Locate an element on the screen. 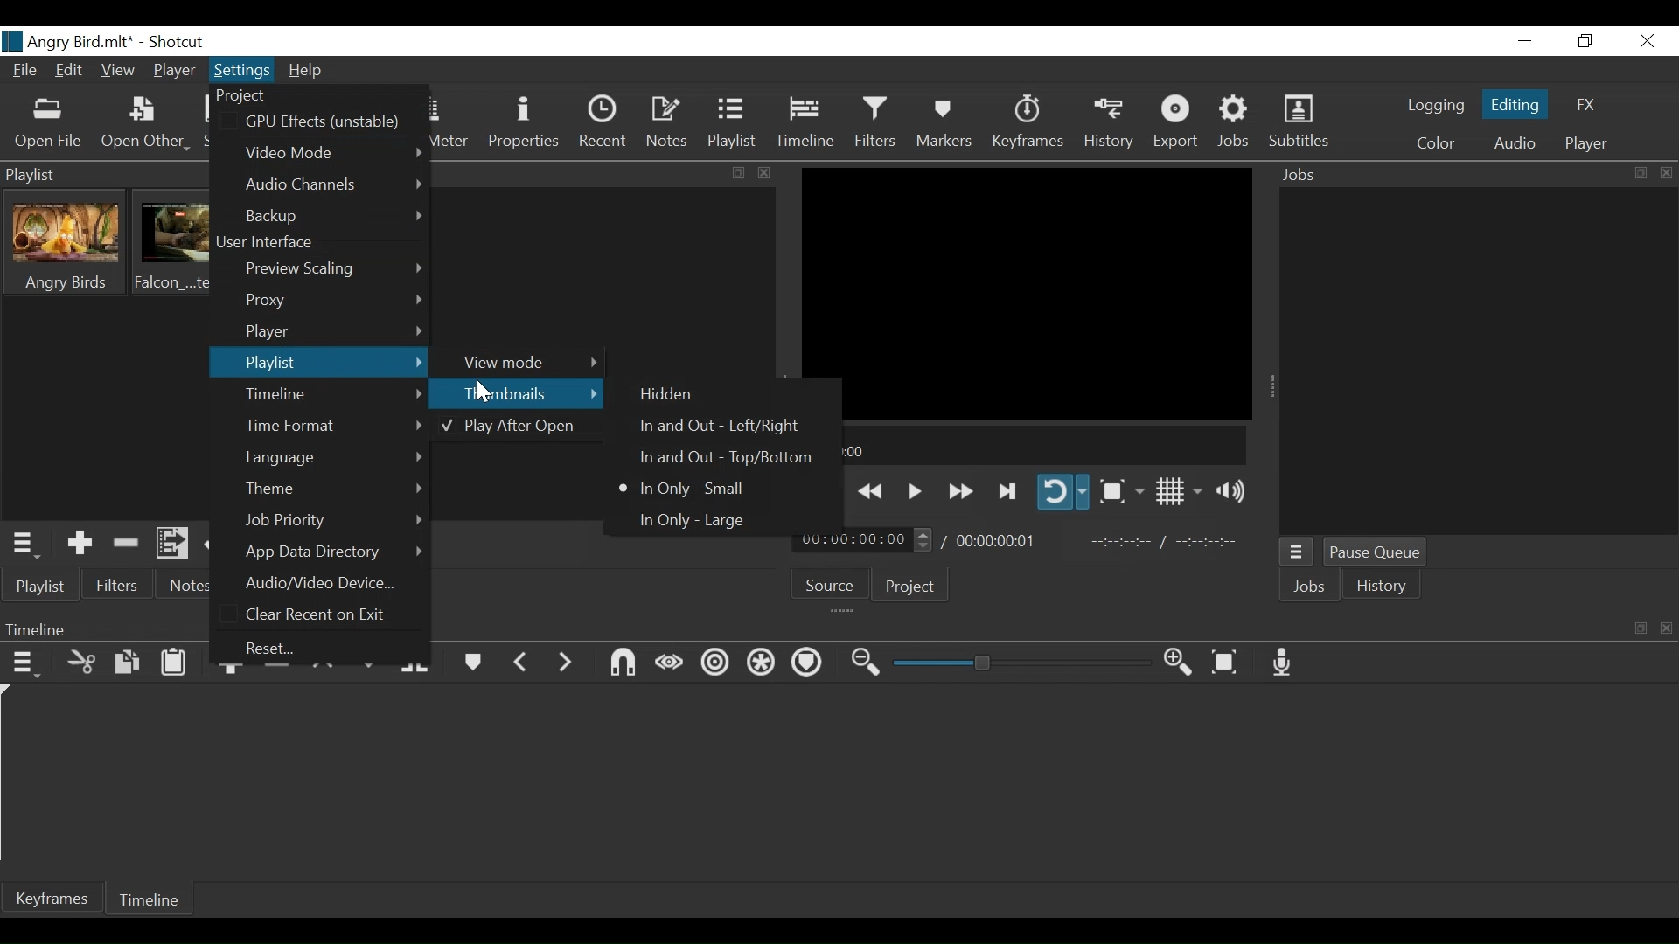 The image size is (1679, 944). Show volume control is located at coordinates (1229, 491).